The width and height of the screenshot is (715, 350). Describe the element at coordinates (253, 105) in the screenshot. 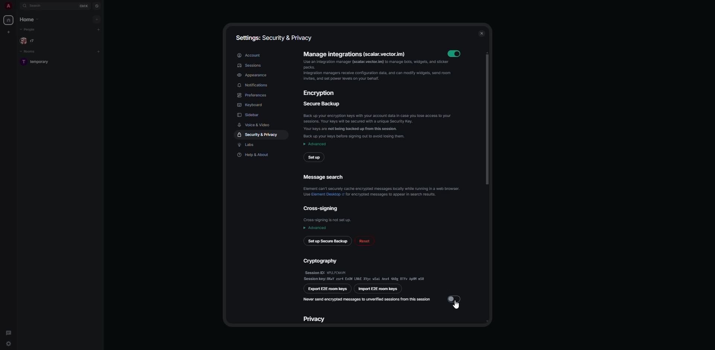

I see `keyboard` at that location.